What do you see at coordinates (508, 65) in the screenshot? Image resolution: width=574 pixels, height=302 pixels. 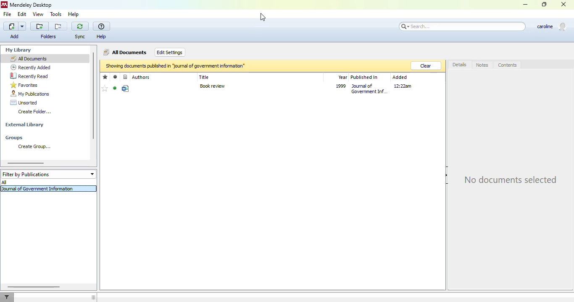 I see `contents` at bounding box center [508, 65].